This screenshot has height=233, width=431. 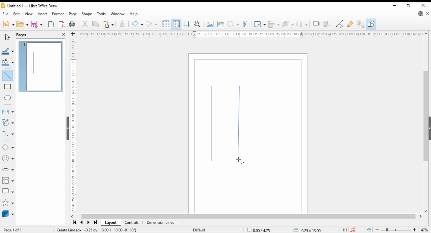 What do you see at coordinates (8, 97) in the screenshot?
I see `ellipse` at bounding box center [8, 97].